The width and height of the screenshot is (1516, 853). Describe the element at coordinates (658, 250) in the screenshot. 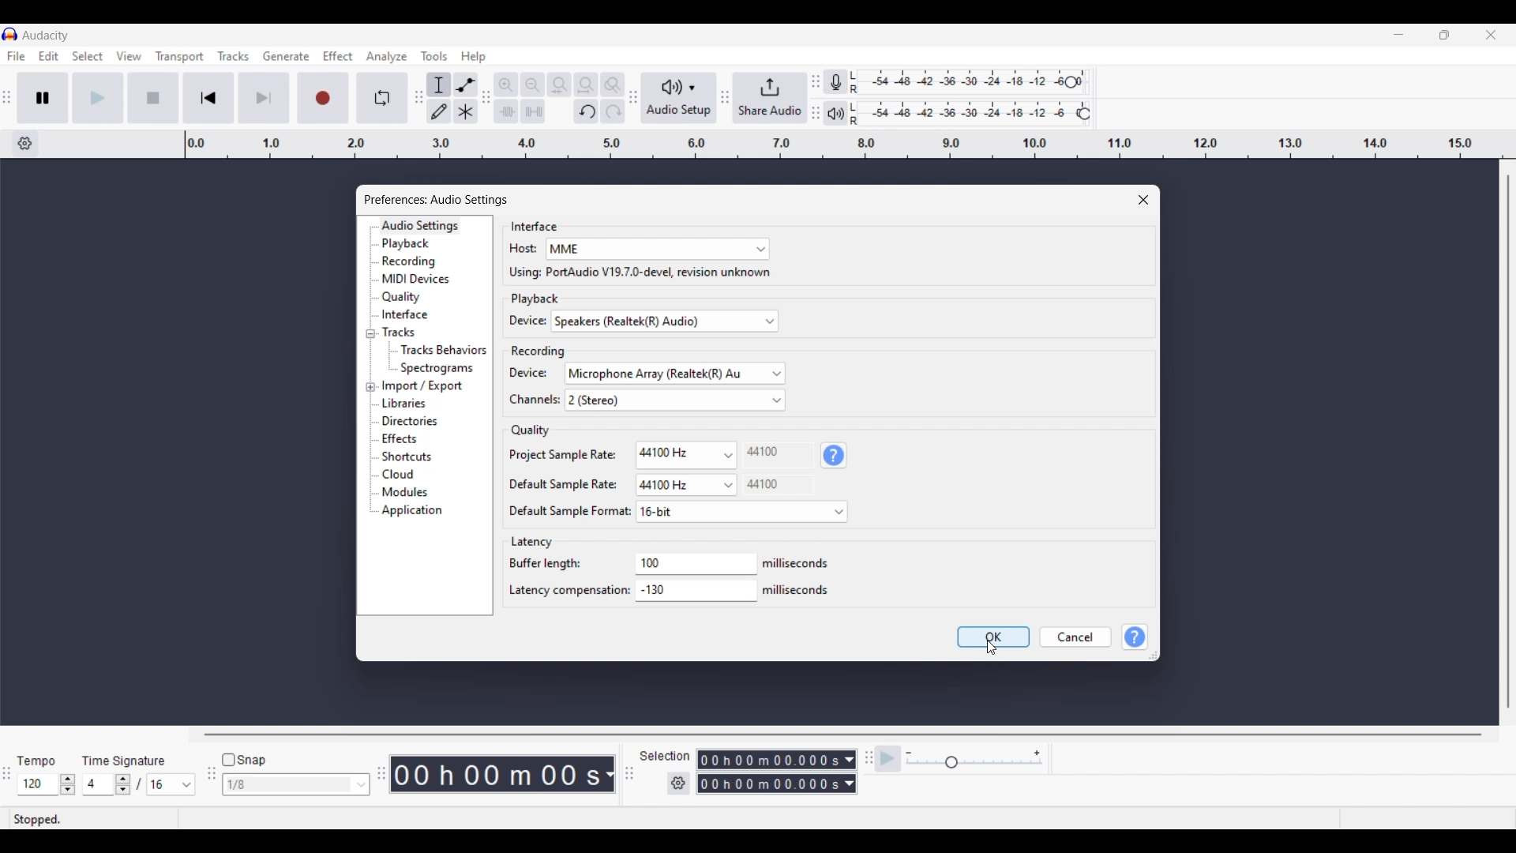

I see `Host options` at that location.